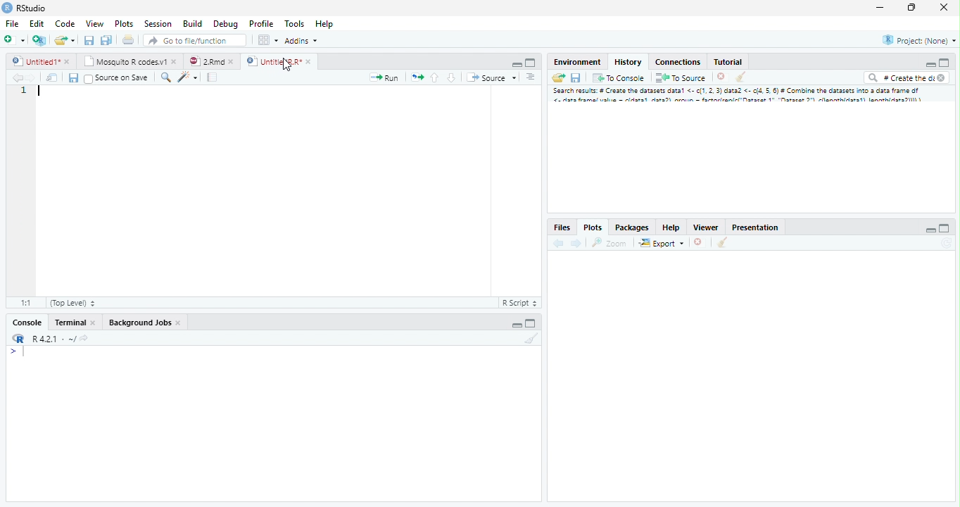  I want to click on Go to file/function, so click(194, 41).